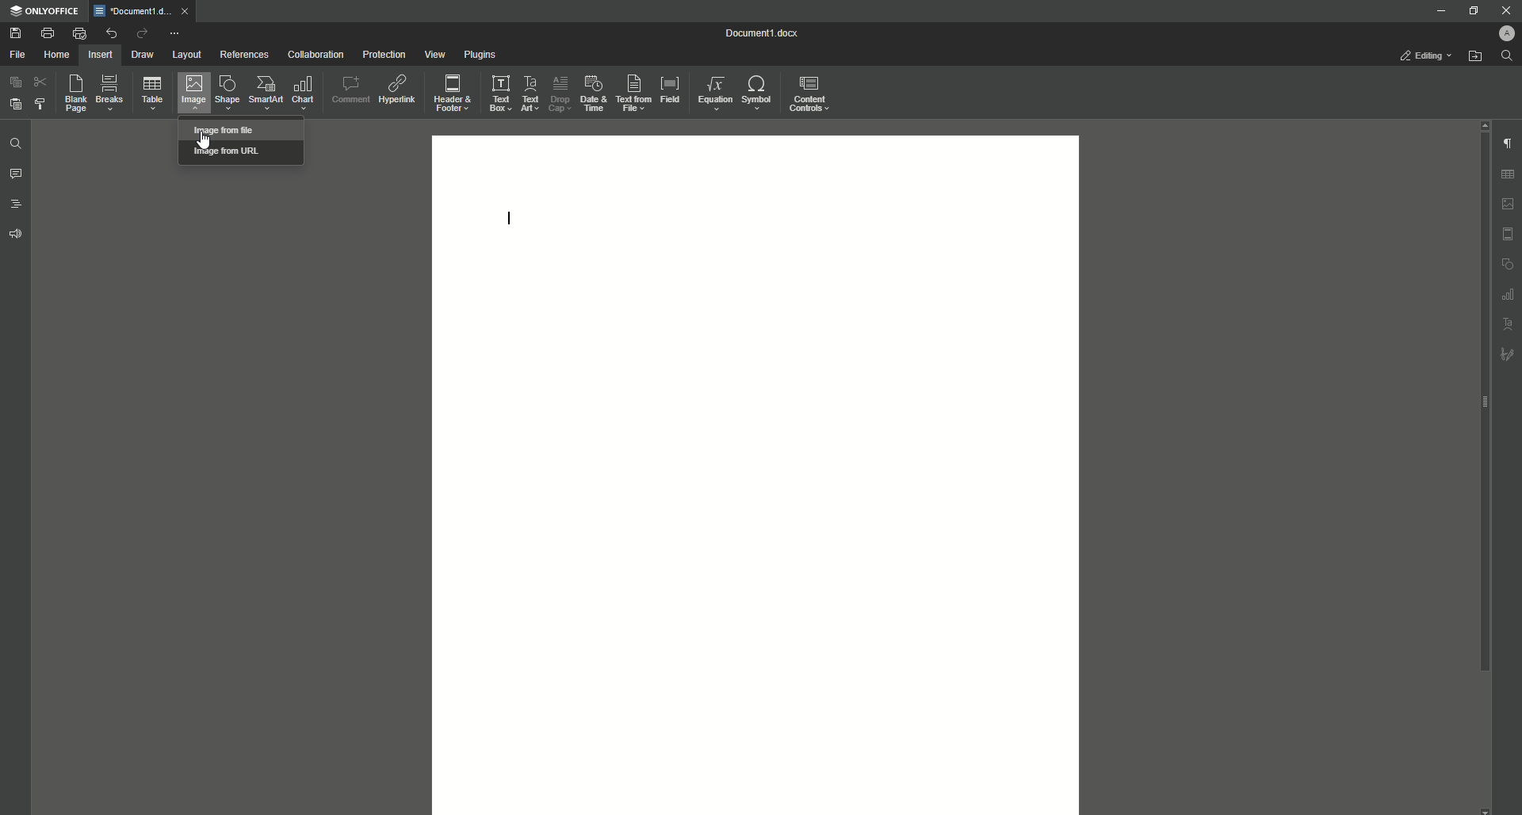 Image resolution: width=1522 pixels, height=815 pixels. What do you see at coordinates (1474, 55) in the screenshot?
I see `Open From File` at bounding box center [1474, 55].